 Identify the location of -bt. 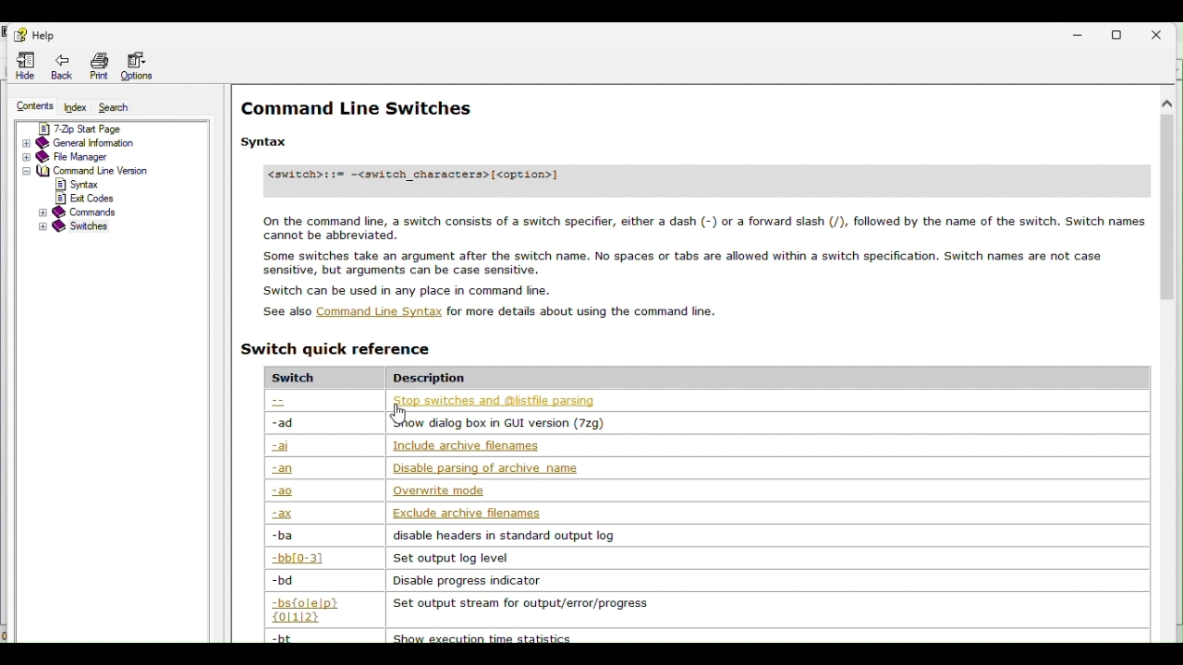
(284, 637).